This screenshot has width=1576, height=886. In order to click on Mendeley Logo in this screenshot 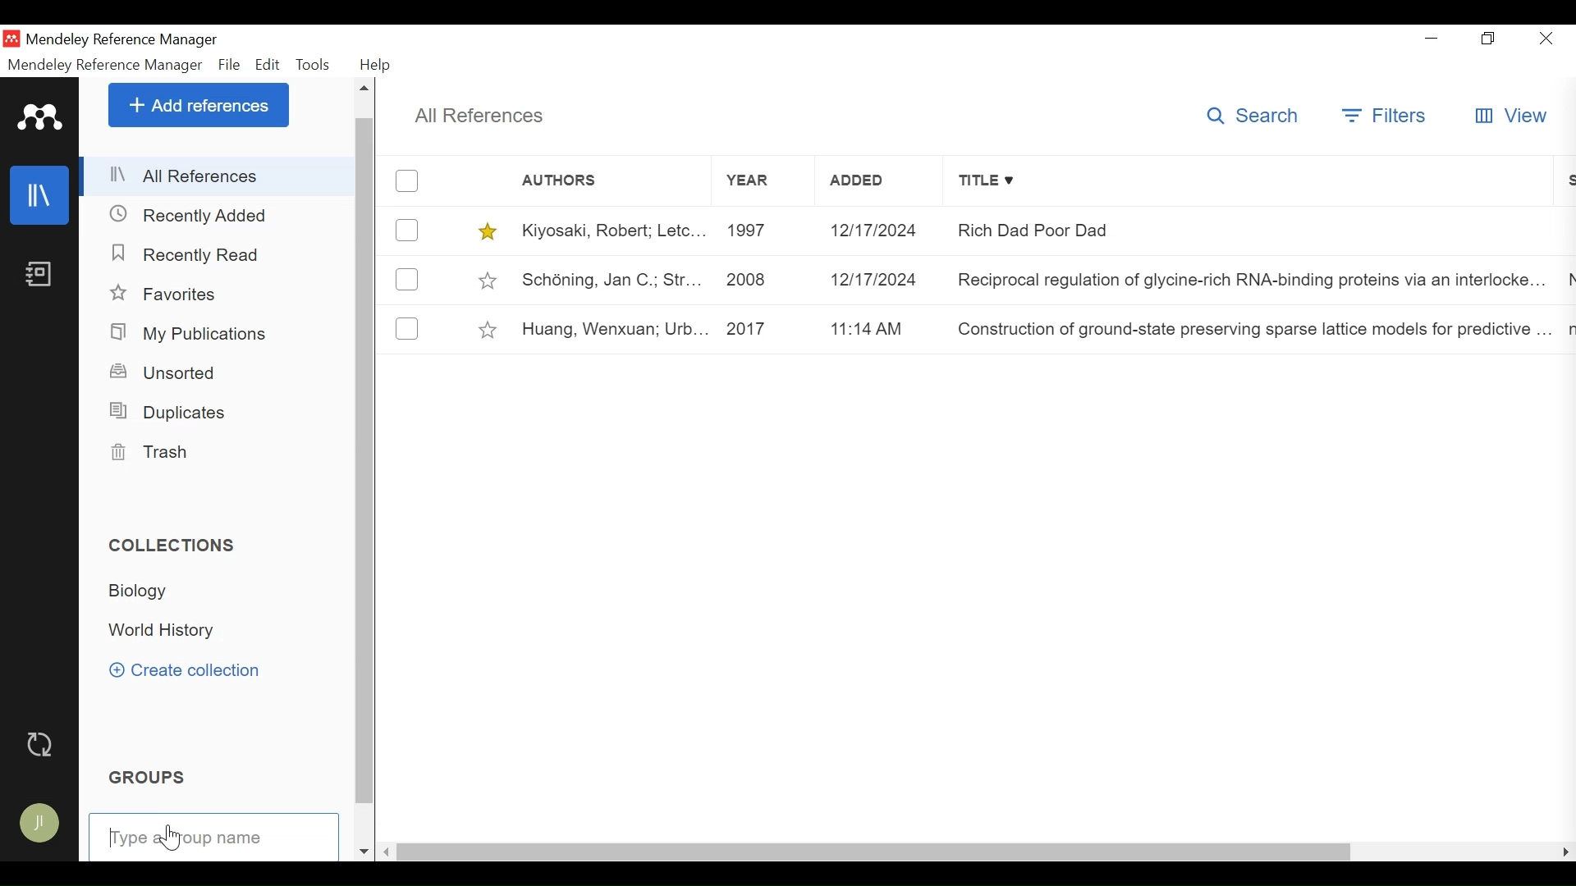, I will do `click(40, 117)`.